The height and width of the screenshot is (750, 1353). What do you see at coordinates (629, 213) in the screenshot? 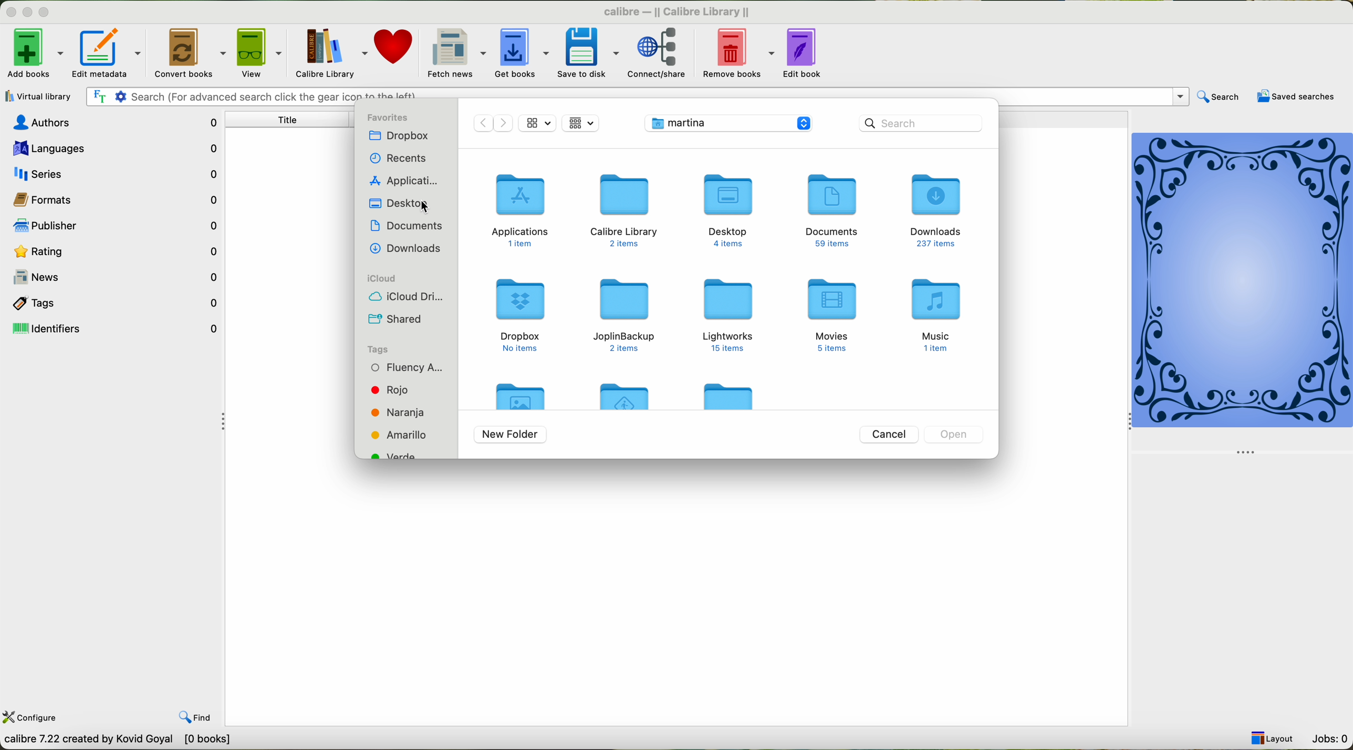
I see `calibre folder` at bounding box center [629, 213].